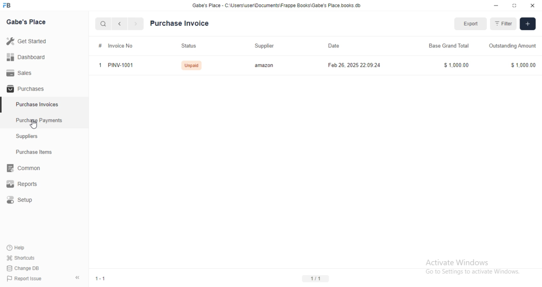 The height and width of the screenshot is (287, 542). Describe the element at coordinates (26, 57) in the screenshot. I see `Dashboard` at that location.